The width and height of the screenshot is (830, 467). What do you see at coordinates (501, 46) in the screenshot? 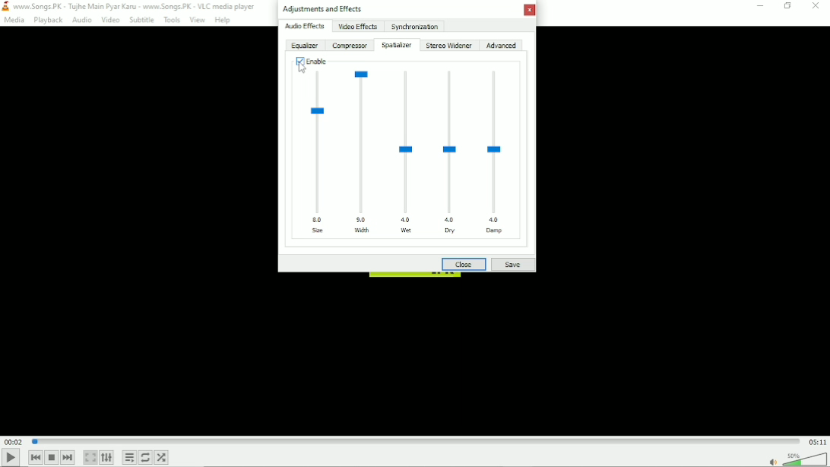
I see `Advanced` at bounding box center [501, 46].